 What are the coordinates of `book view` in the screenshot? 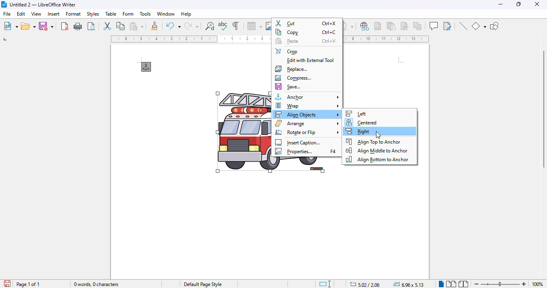 It's located at (463, 284).